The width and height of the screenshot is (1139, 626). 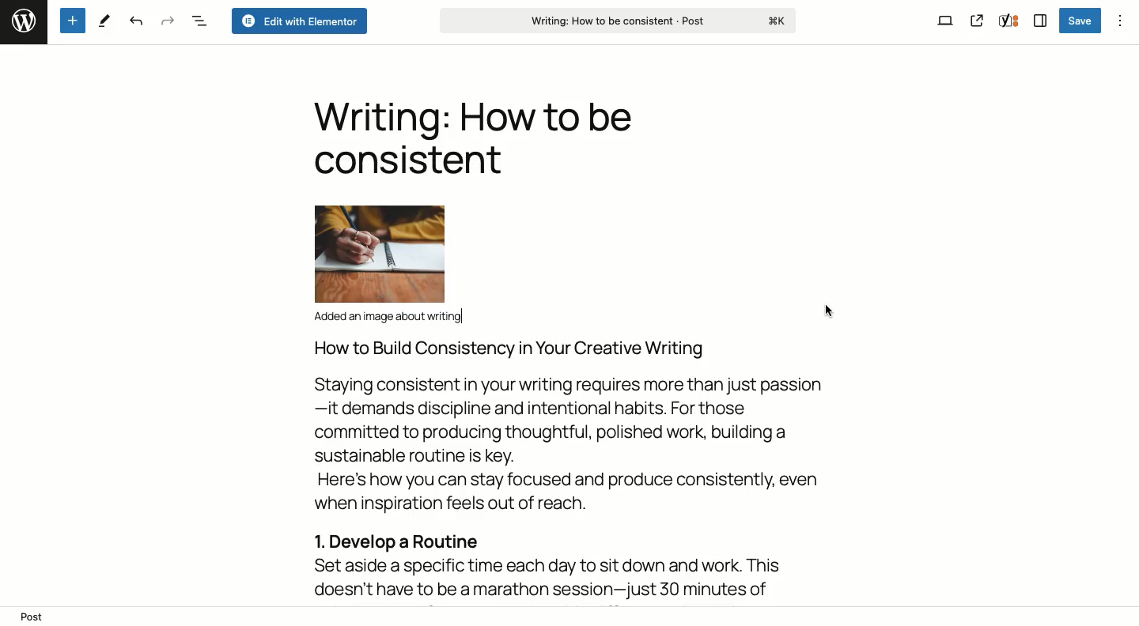 What do you see at coordinates (620, 21) in the screenshot?
I see `Writing: How to be consistent - Post ` at bounding box center [620, 21].